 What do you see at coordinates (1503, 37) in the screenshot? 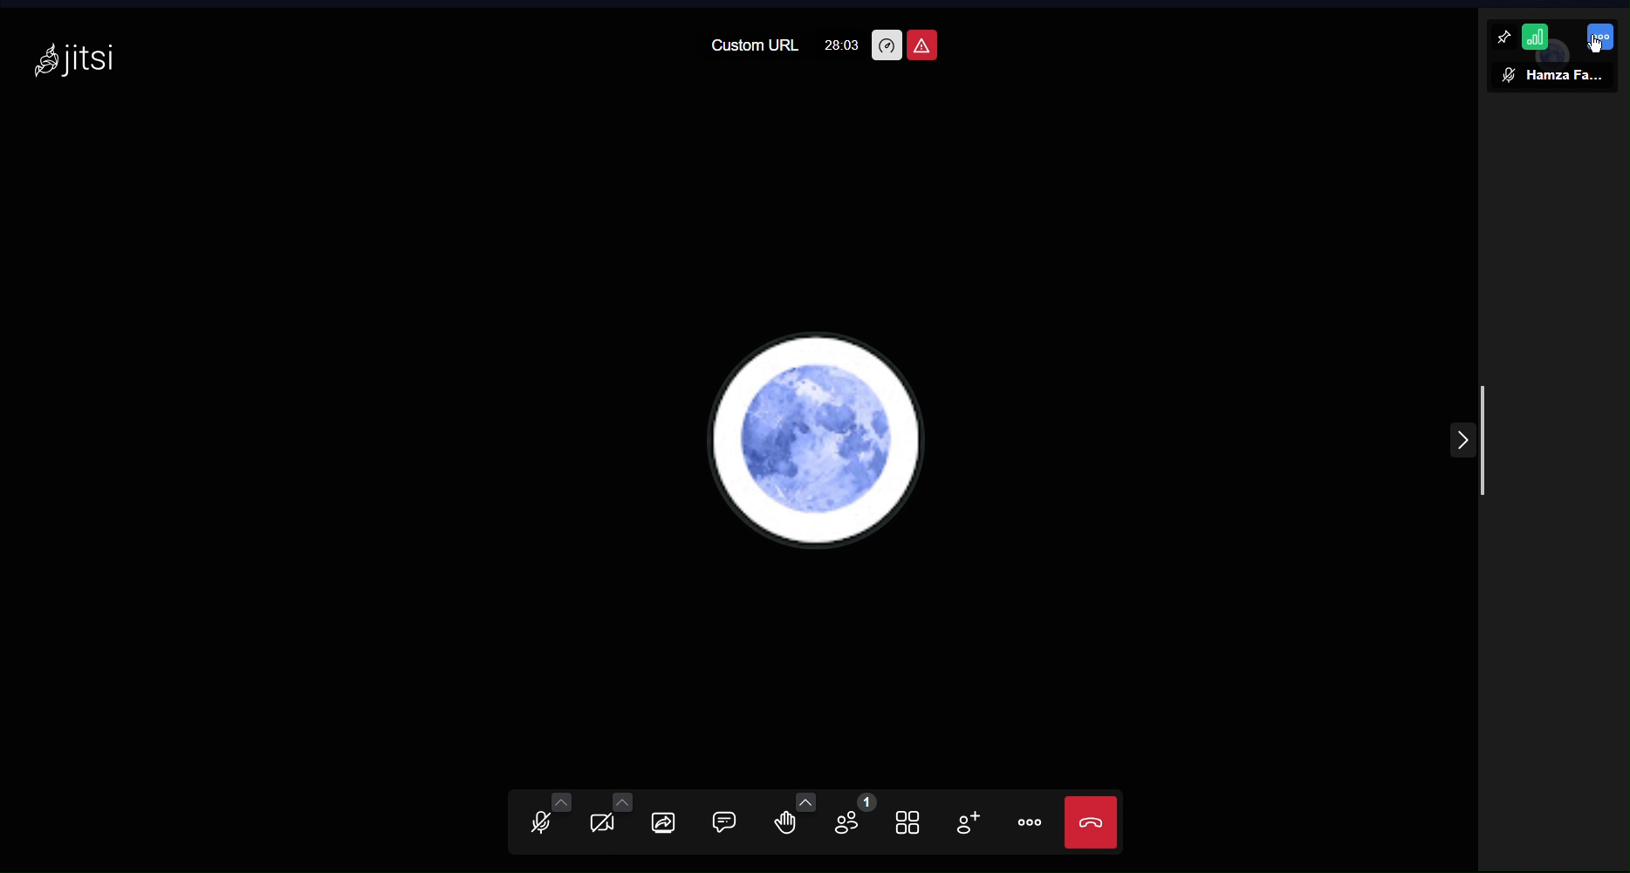
I see `pin` at bounding box center [1503, 37].